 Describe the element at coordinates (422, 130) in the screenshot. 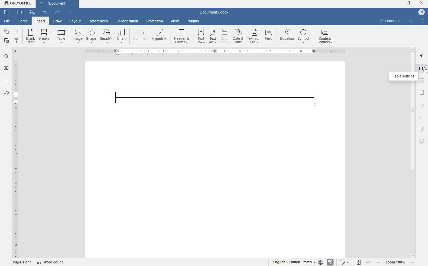

I see `TEXT ART` at that location.